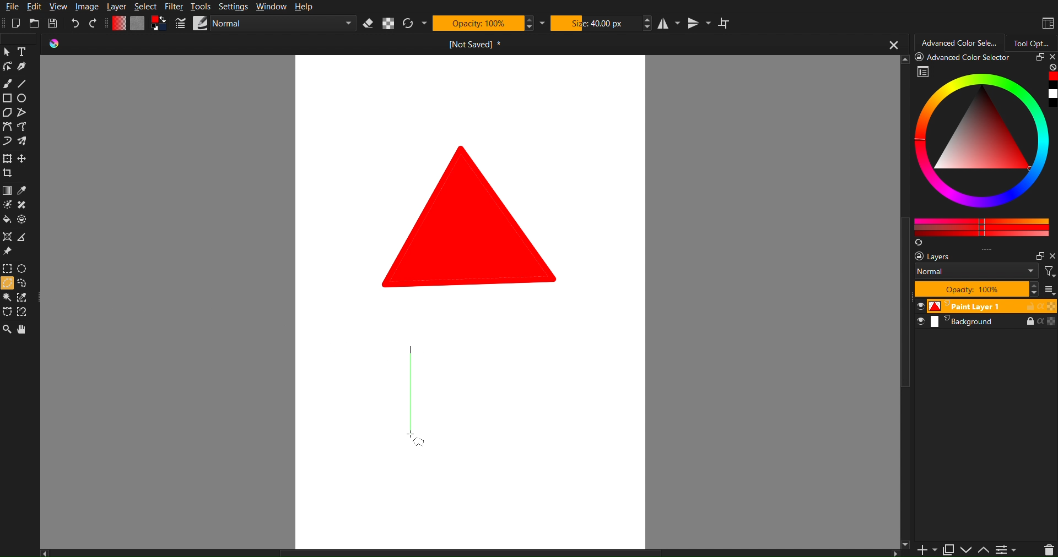 The width and height of the screenshot is (1058, 557). Describe the element at coordinates (668, 24) in the screenshot. I see `Horizontal Mirror` at that location.